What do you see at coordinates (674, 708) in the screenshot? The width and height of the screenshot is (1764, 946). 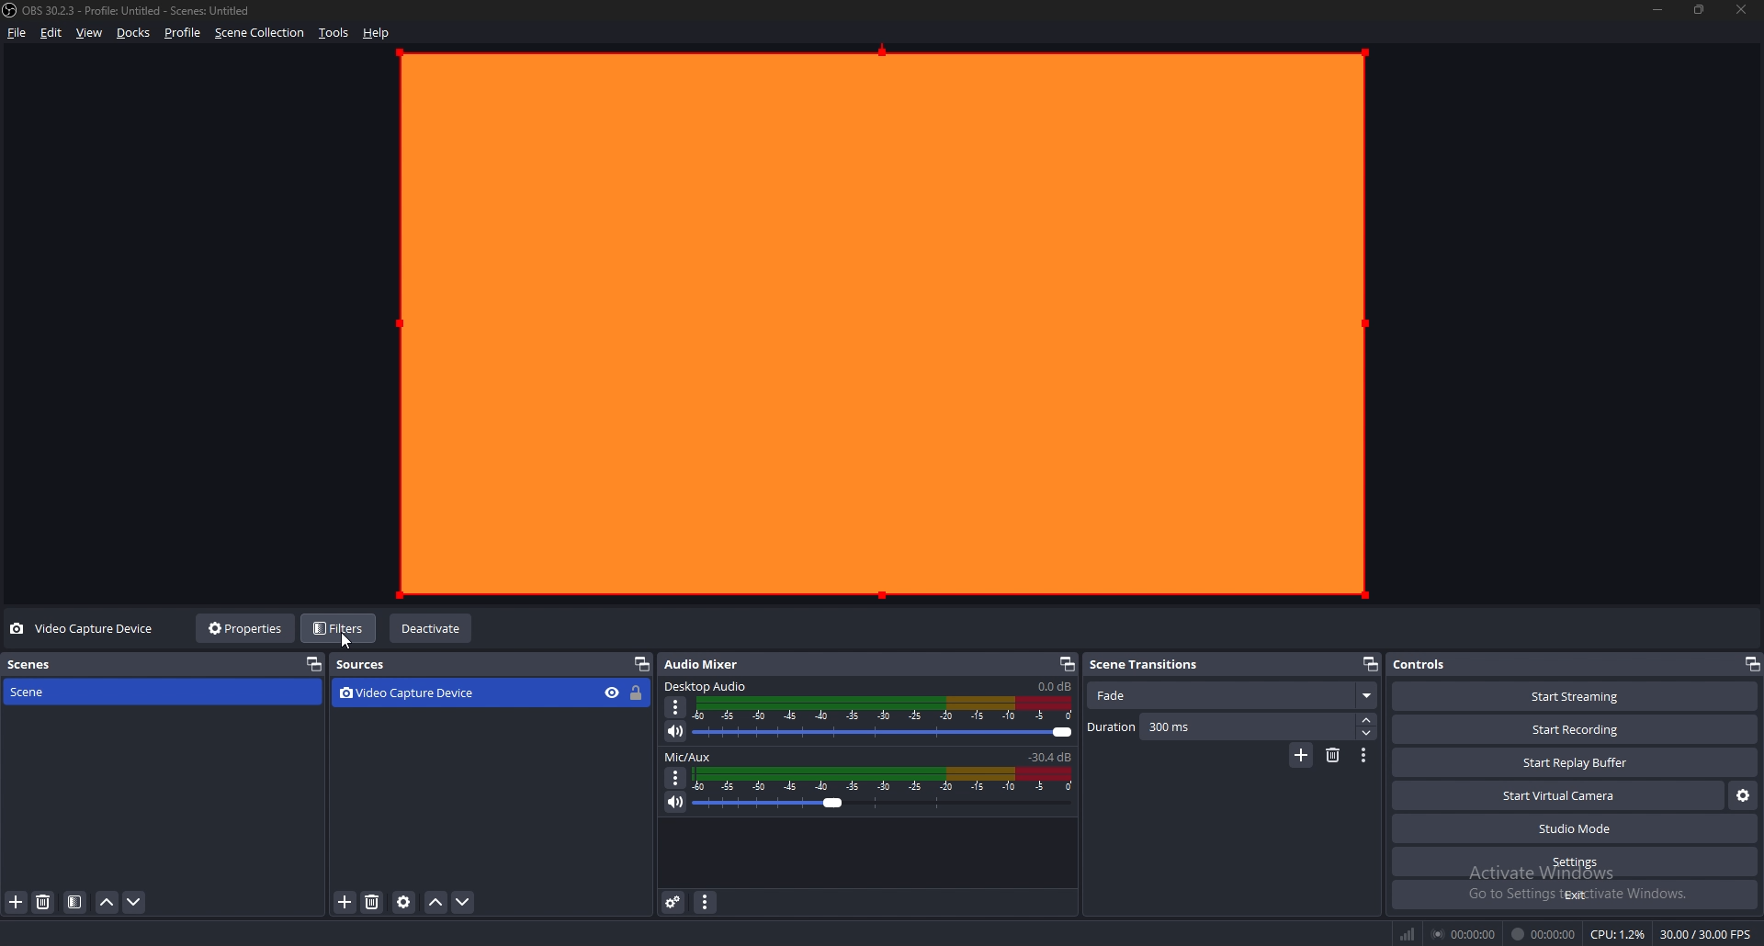 I see `options` at bounding box center [674, 708].